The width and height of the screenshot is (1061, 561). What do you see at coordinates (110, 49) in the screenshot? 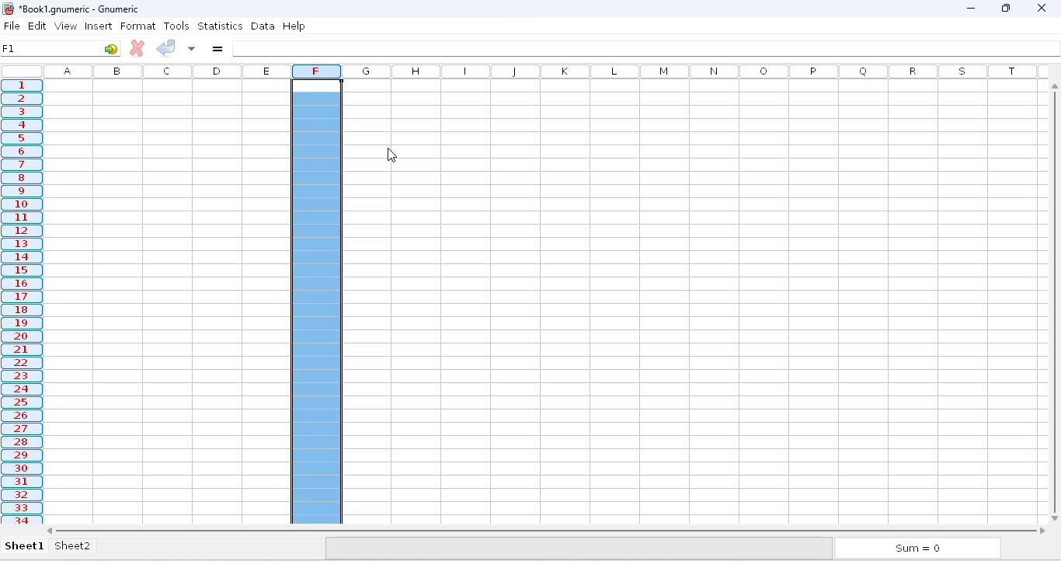
I see `go to` at bounding box center [110, 49].